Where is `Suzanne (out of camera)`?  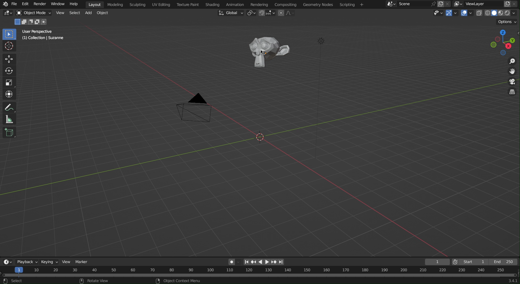 Suzanne (out of camera) is located at coordinates (267, 52).